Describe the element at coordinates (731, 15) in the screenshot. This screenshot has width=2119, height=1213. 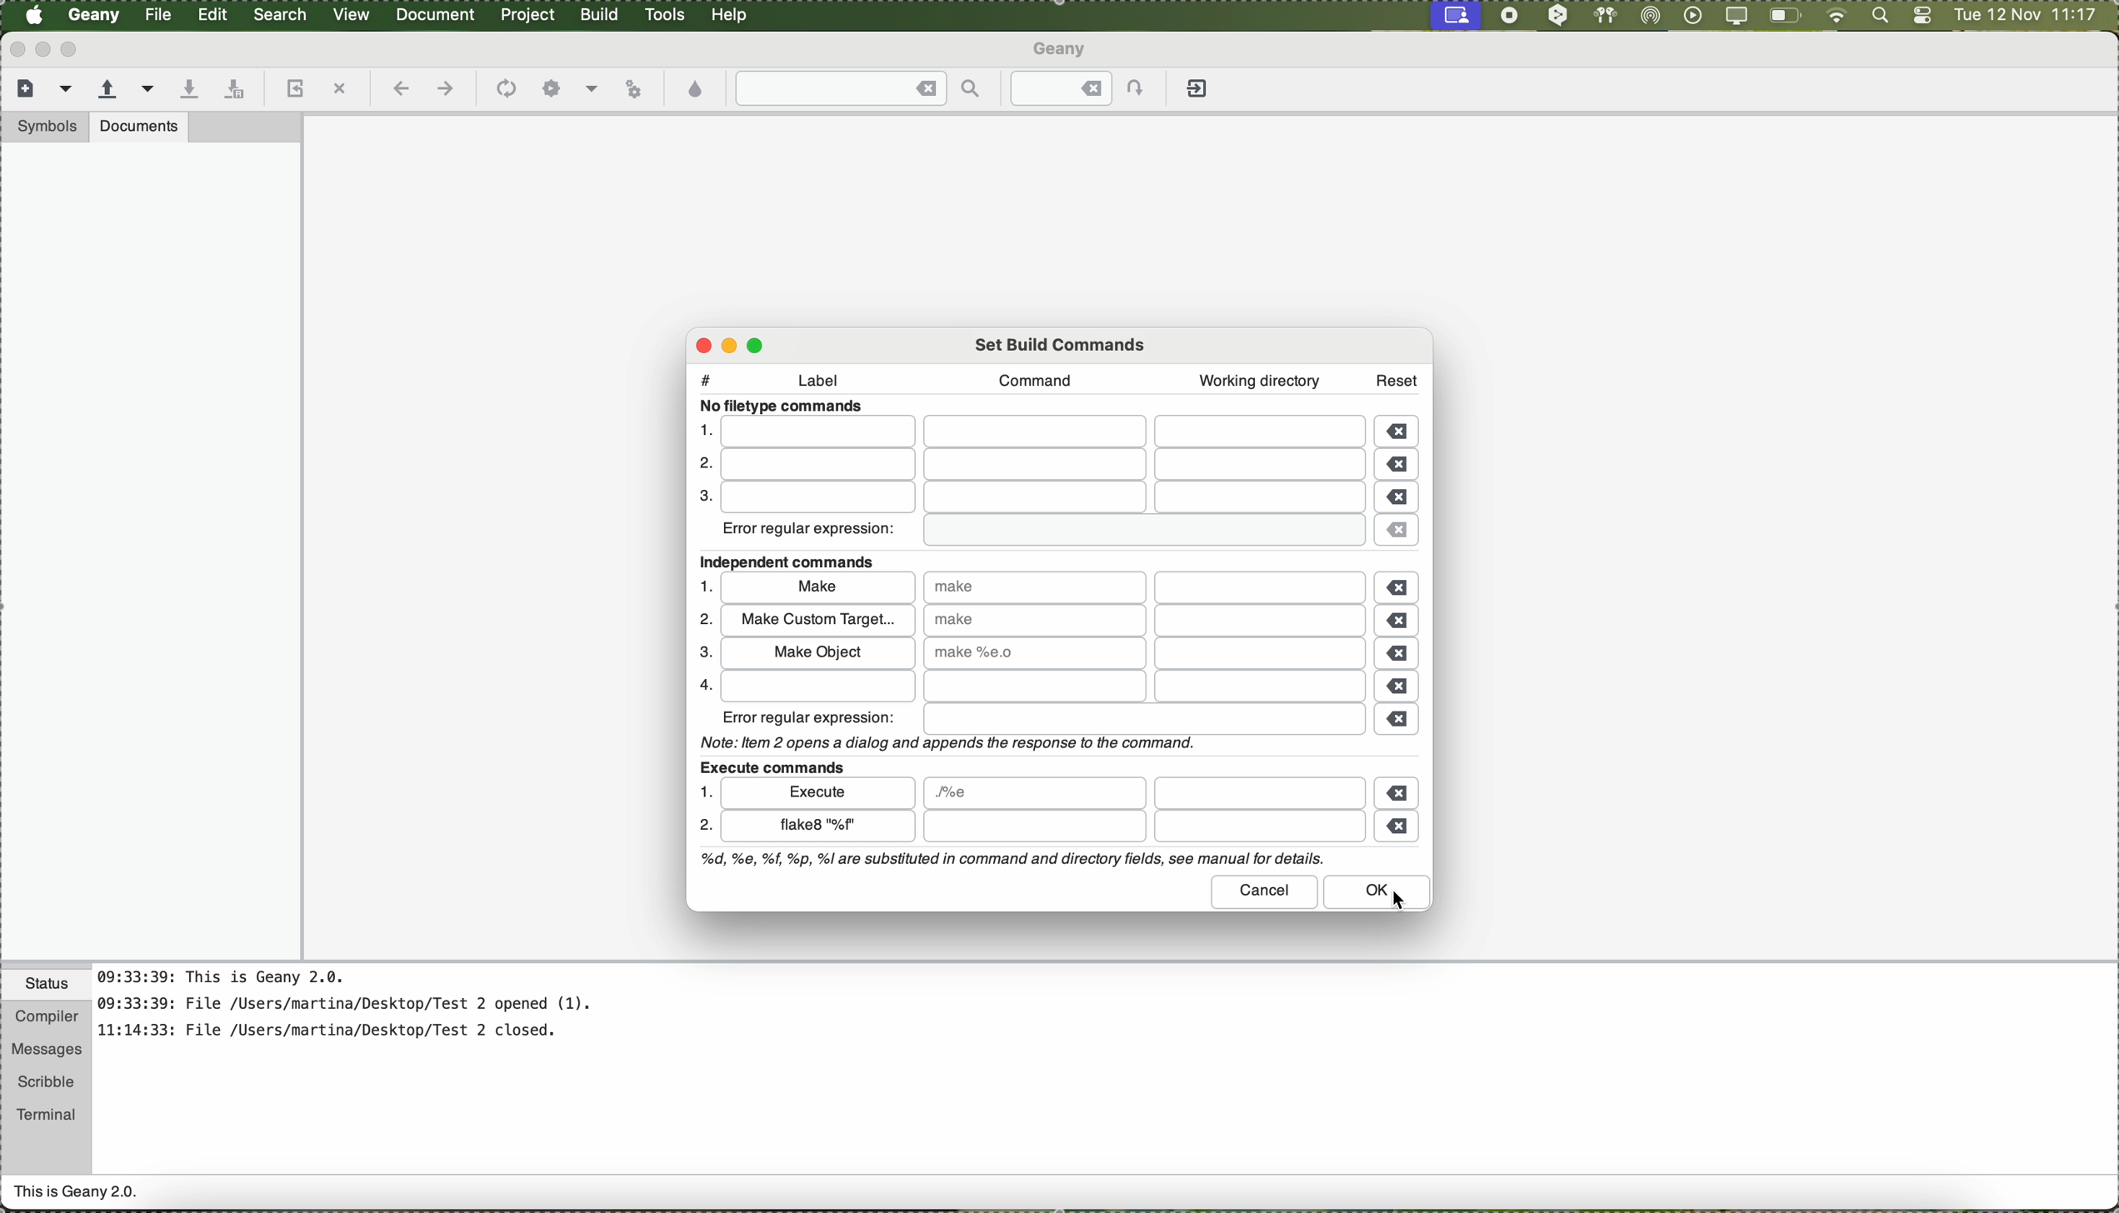
I see `help` at that location.